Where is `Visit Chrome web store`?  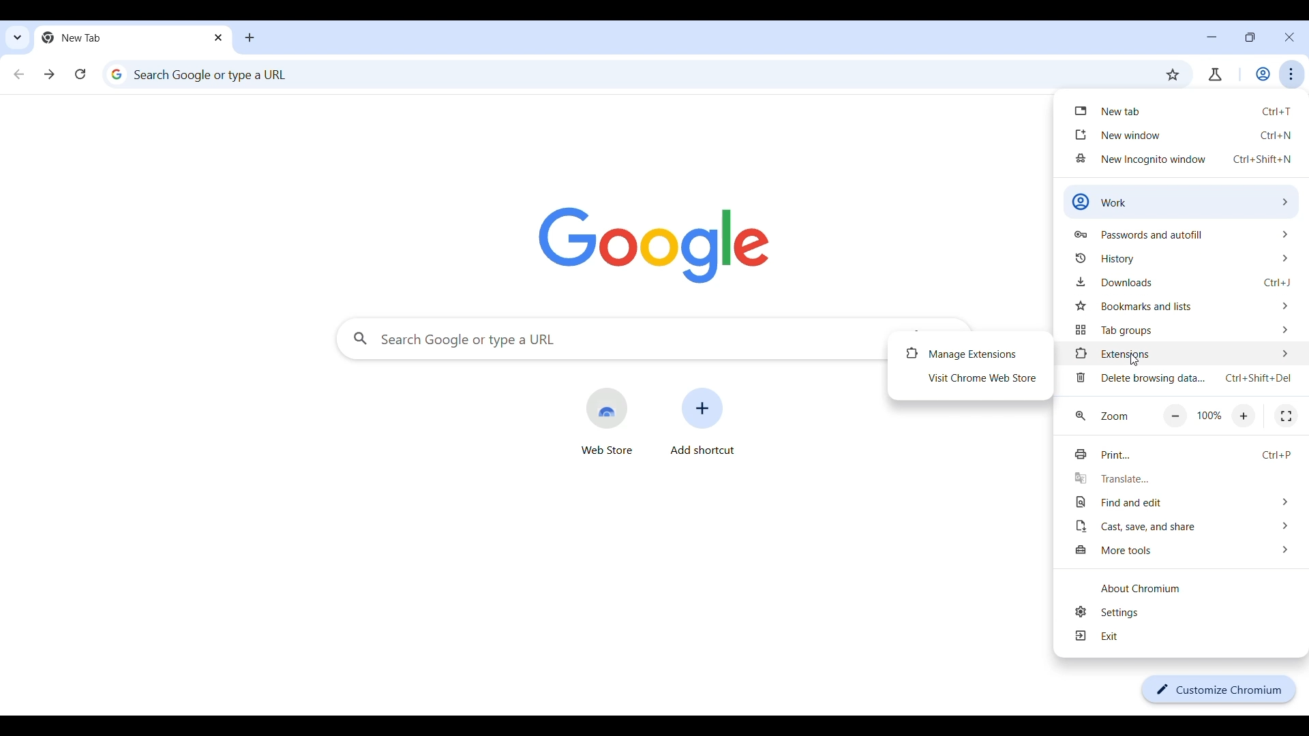
Visit Chrome web store is located at coordinates (972, 378).